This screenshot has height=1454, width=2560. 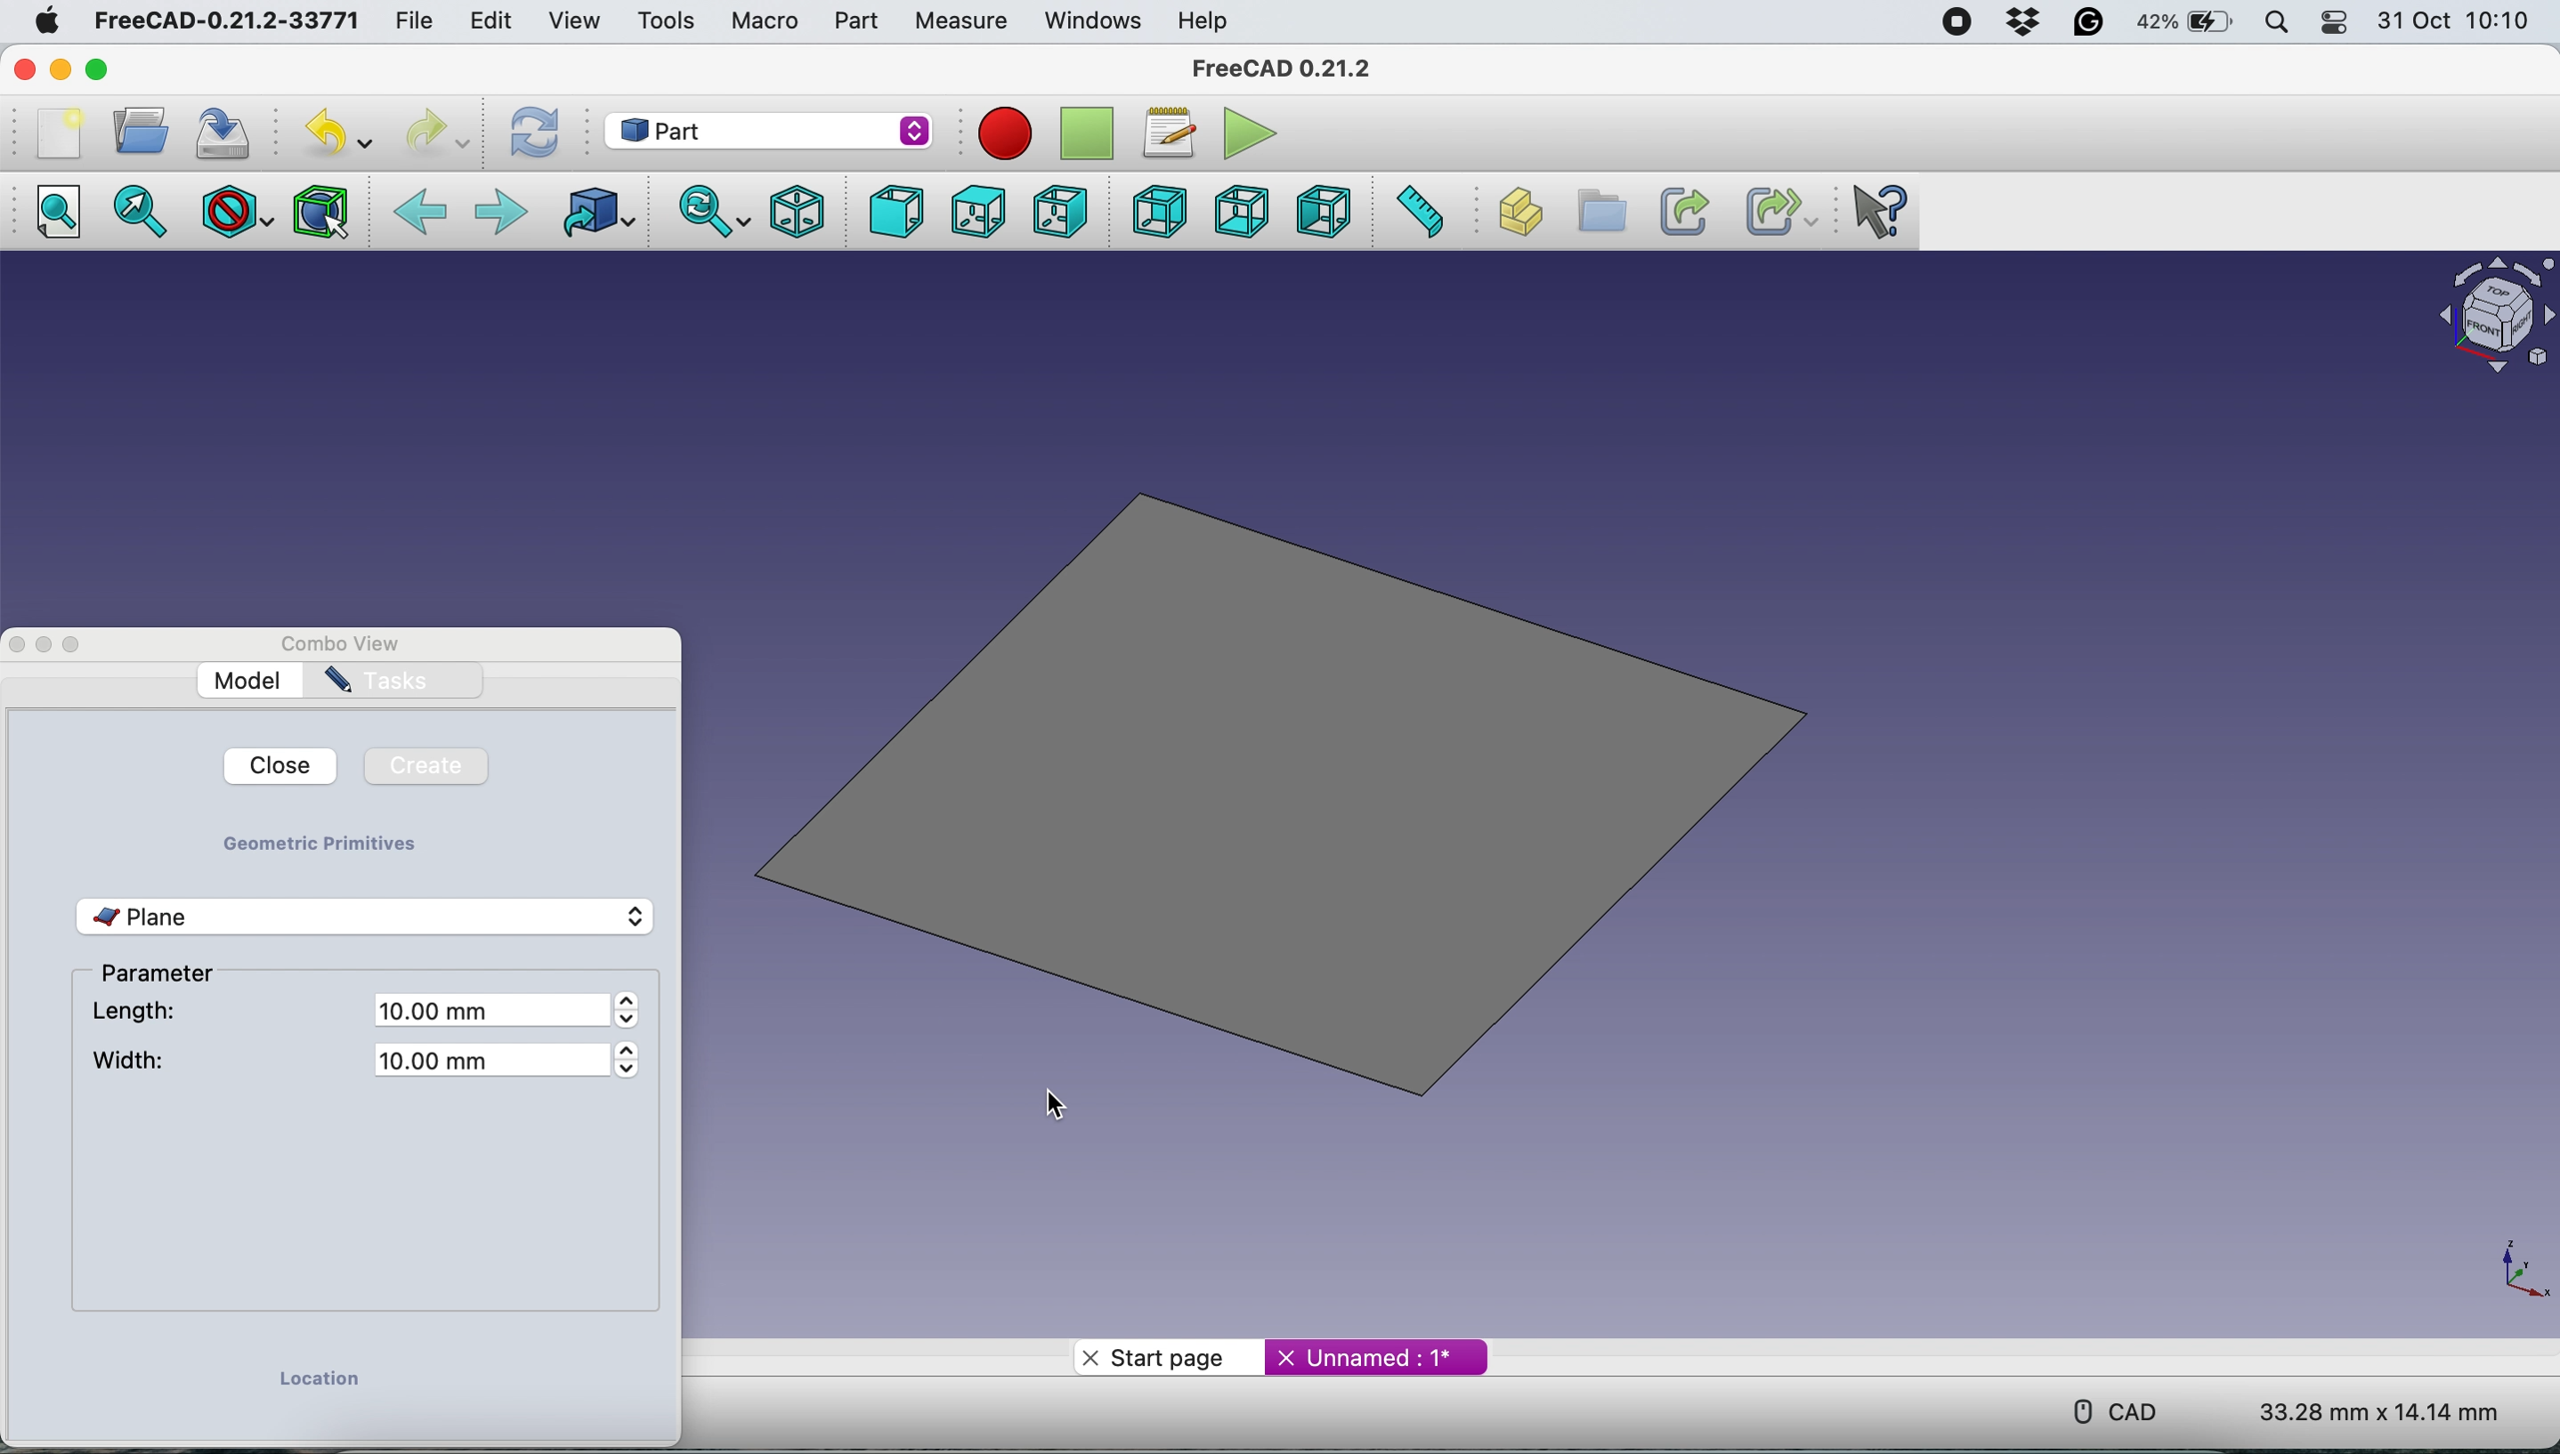 I want to click on xy coordinates, so click(x=2515, y=1270).